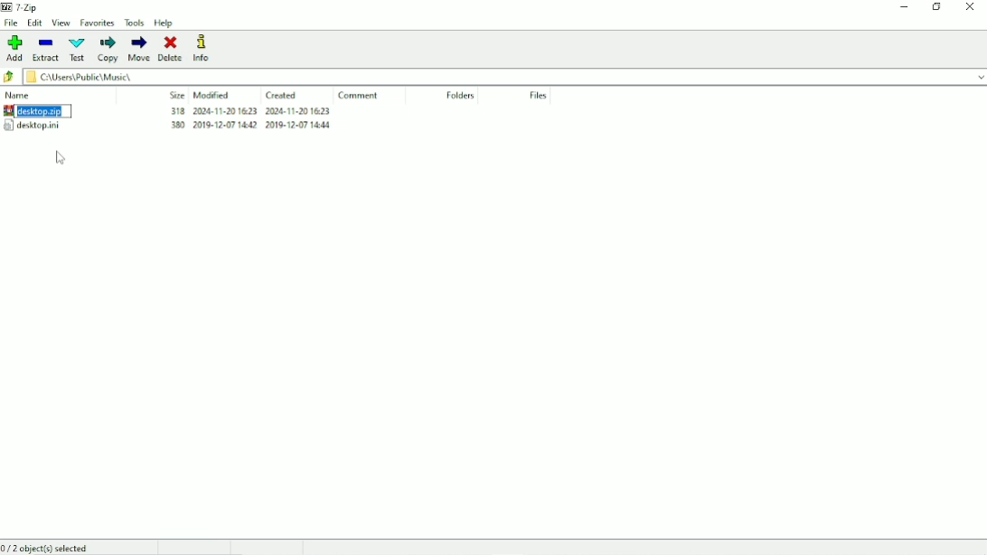  I want to click on Close, so click(971, 7).